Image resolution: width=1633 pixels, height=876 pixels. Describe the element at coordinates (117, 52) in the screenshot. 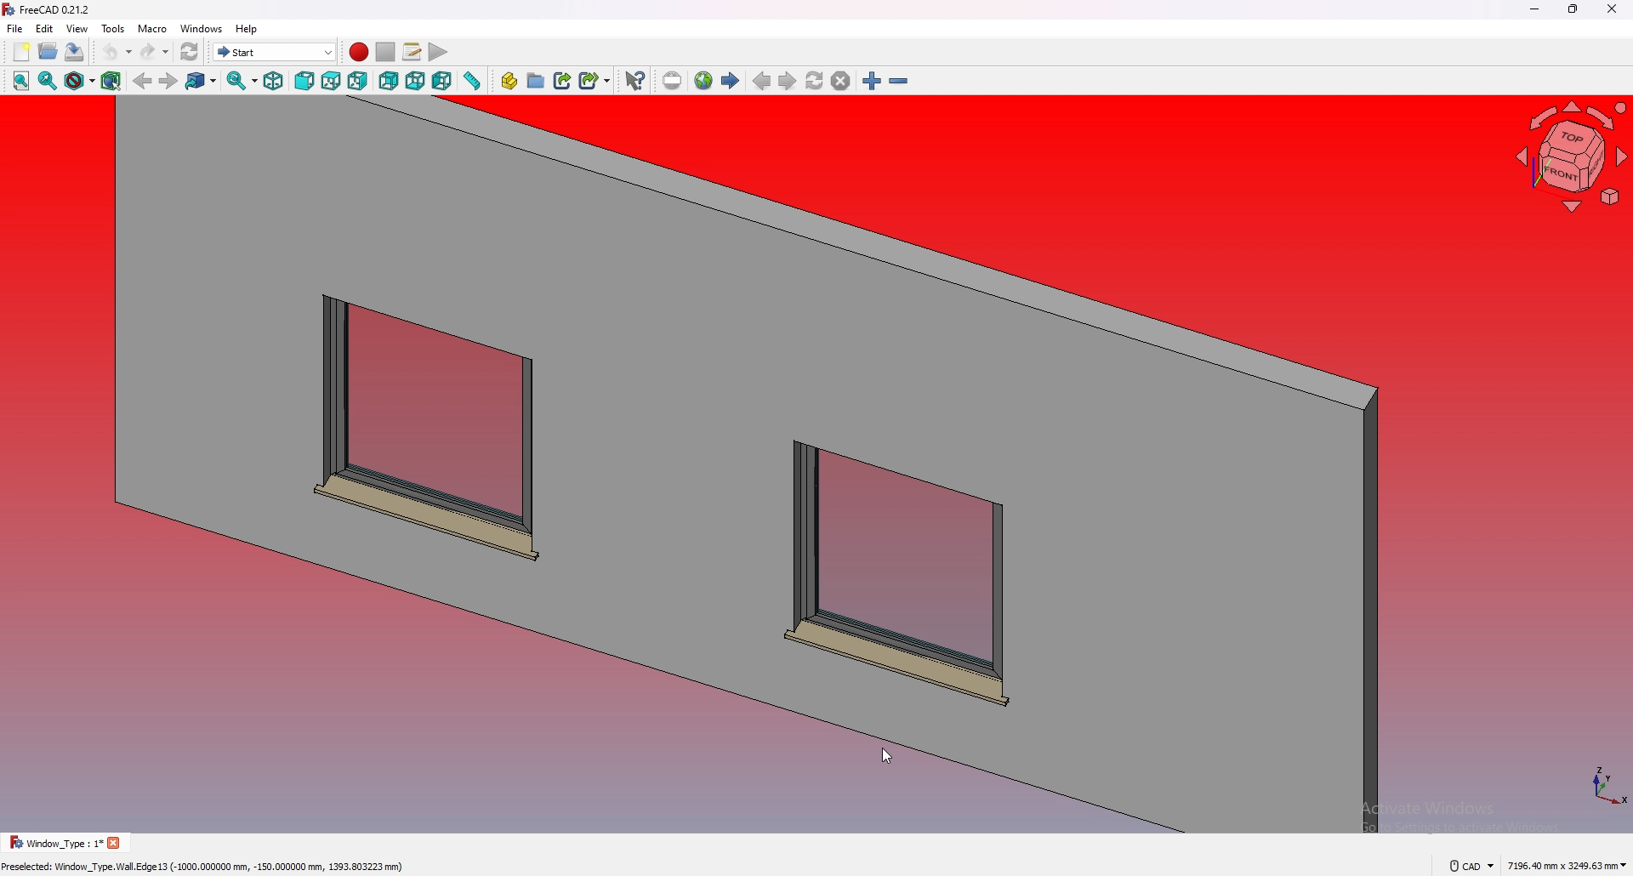

I see `undo` at that location.